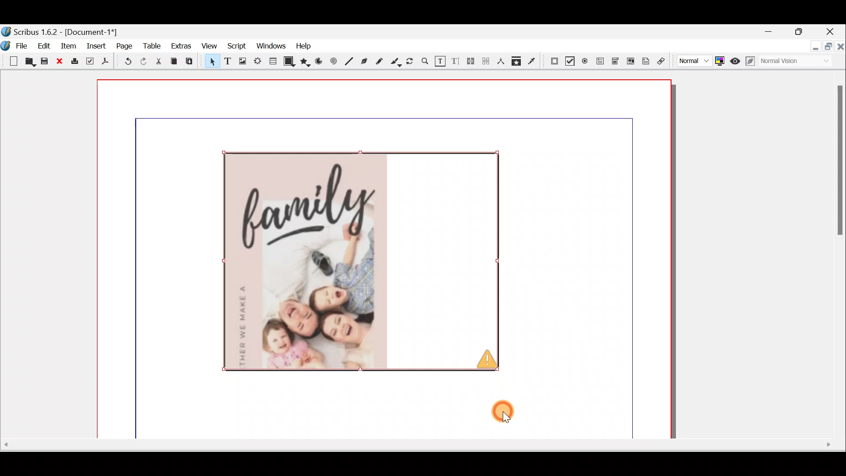 The height and width of the screenshot is (476, 846). Describe the element at coordinates (692, 59) in the screenshot. I see `Select image preview quality` at that location.